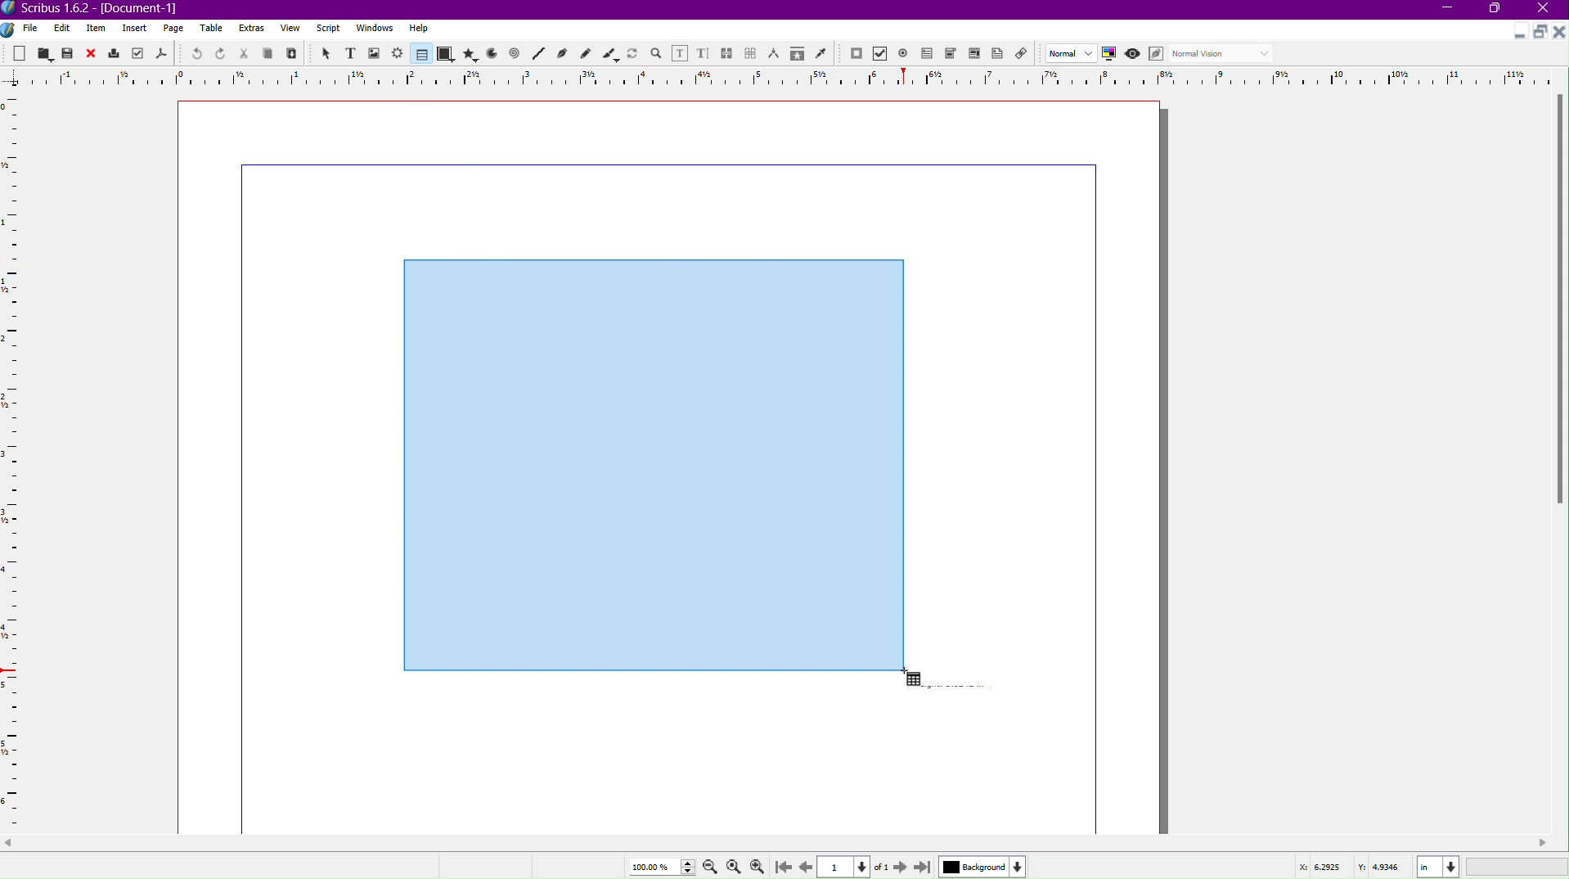 The height and width of the screenshot is (879, 1569). I want to click on New, so click(20, 52).